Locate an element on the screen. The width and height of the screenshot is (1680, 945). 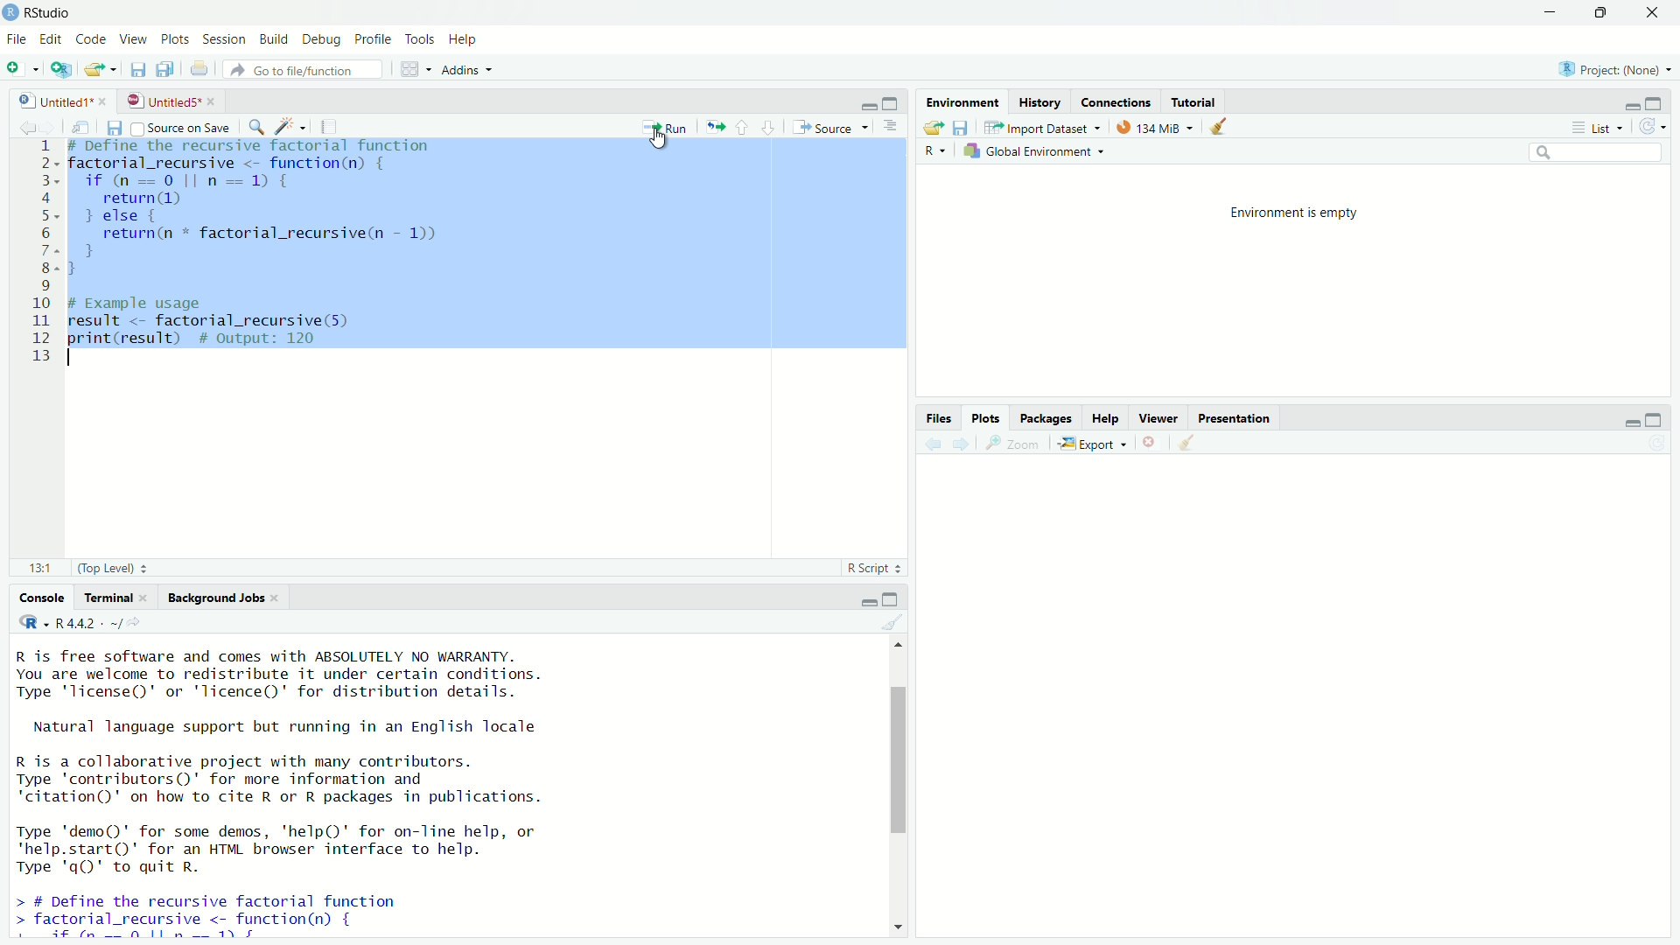
Maximize is located at coordinates (1597, 14).